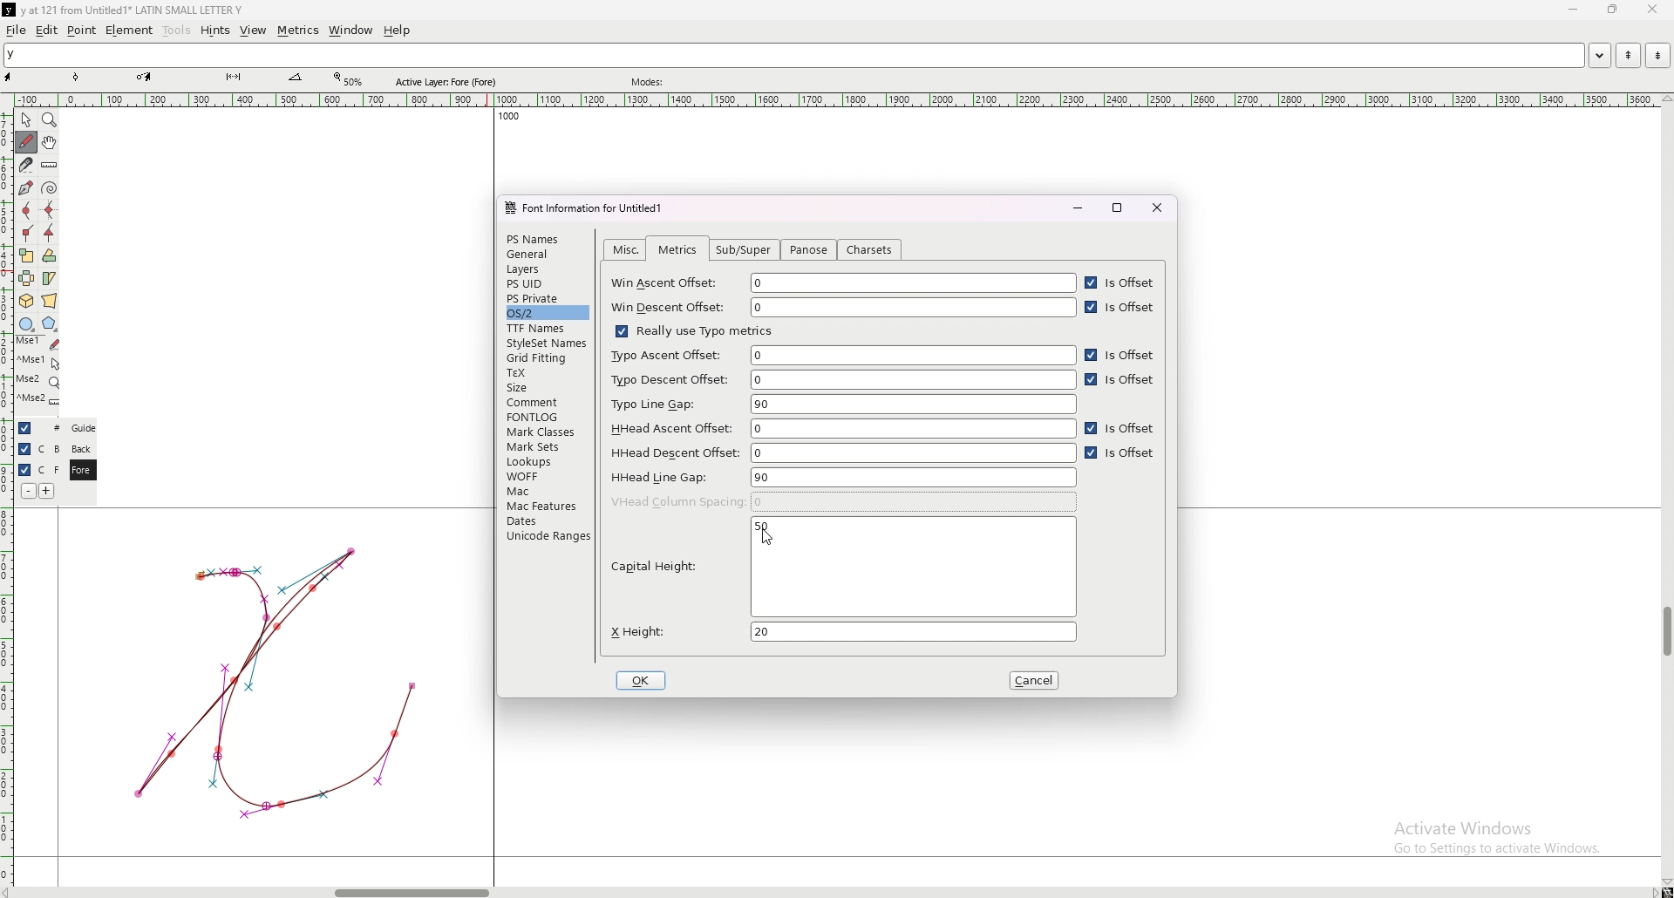  I want to click on modes, so click(650, 82).